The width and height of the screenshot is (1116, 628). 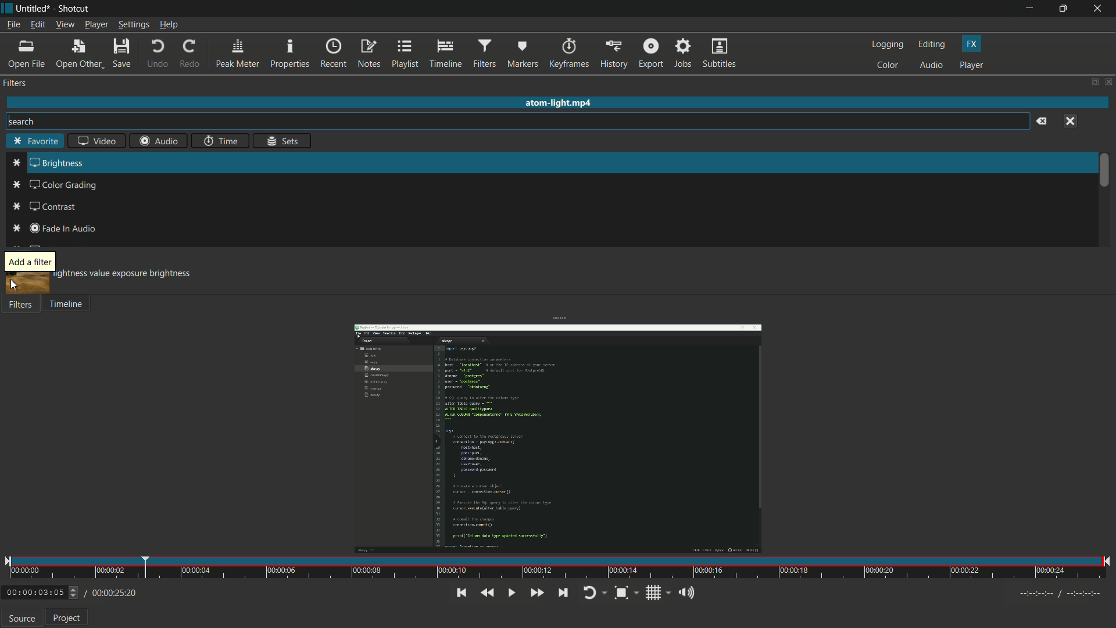 What do you see at coordinates (134, 25) in the screenshot?
I see `settings menu` at bounding box center [134, 25].